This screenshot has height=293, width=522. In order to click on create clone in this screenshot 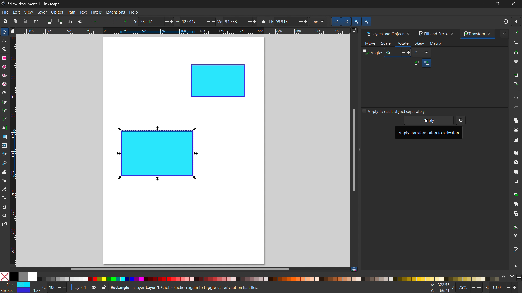, I will do `click(515, 203)`.